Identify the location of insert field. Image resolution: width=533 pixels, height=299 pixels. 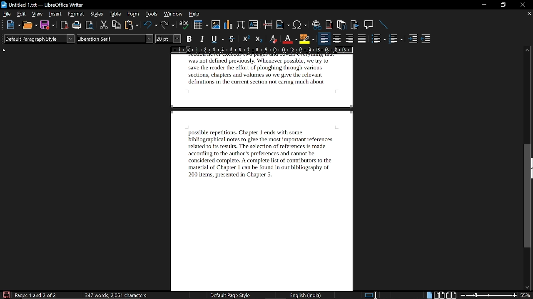
(284, 25).